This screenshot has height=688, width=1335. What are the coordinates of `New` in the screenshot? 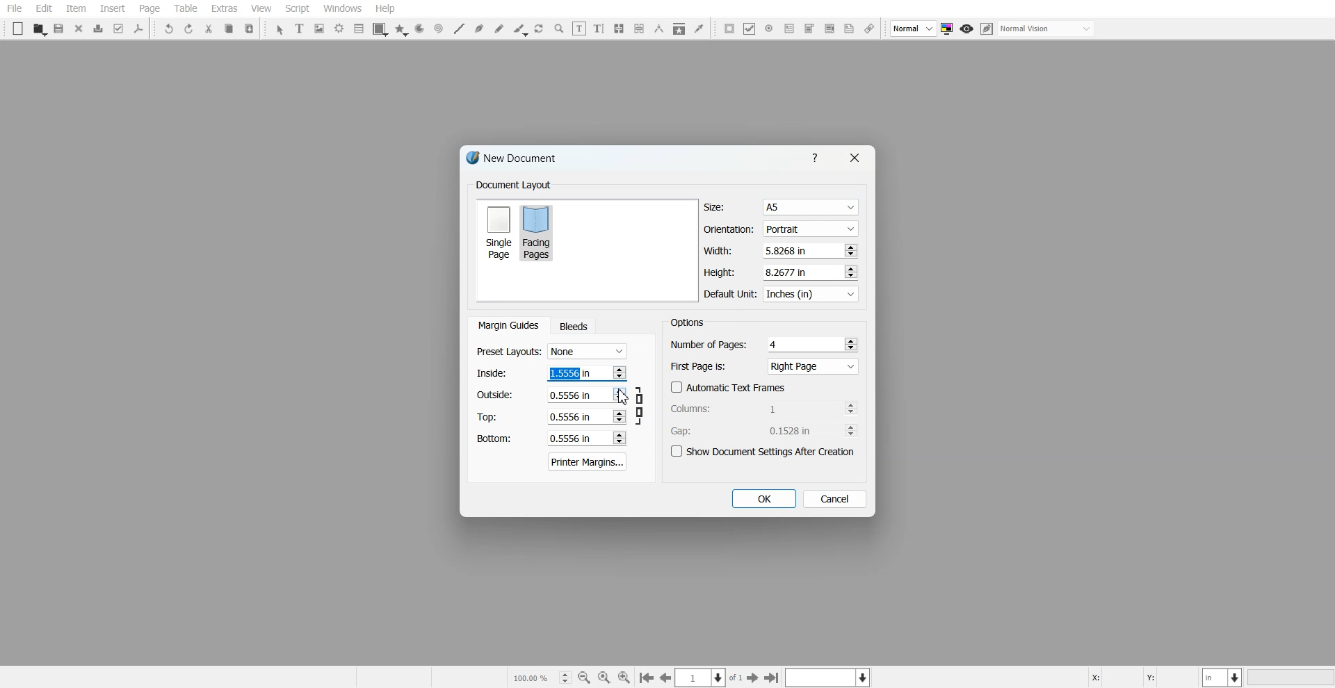 It's located at (18, 28).